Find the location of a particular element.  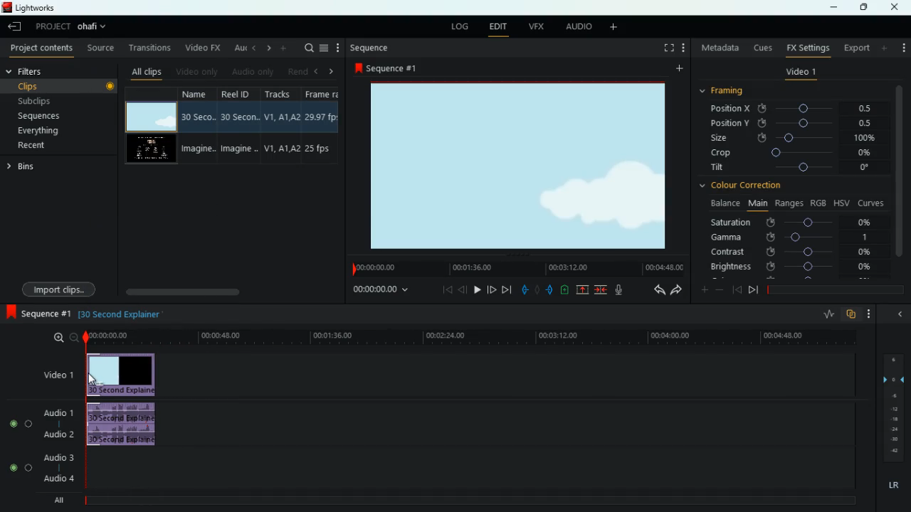

audio 4 is located at coordinates (57, 480).